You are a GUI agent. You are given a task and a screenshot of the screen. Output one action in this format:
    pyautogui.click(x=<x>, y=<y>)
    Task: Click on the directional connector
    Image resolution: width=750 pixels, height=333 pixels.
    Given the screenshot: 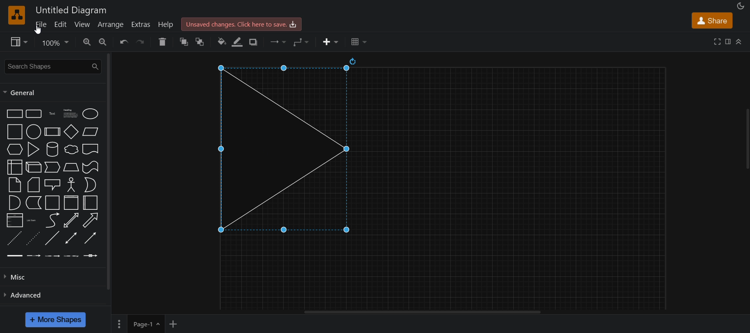 What is the action you would take?
    pyautogui.click(x=89, y=238)
    